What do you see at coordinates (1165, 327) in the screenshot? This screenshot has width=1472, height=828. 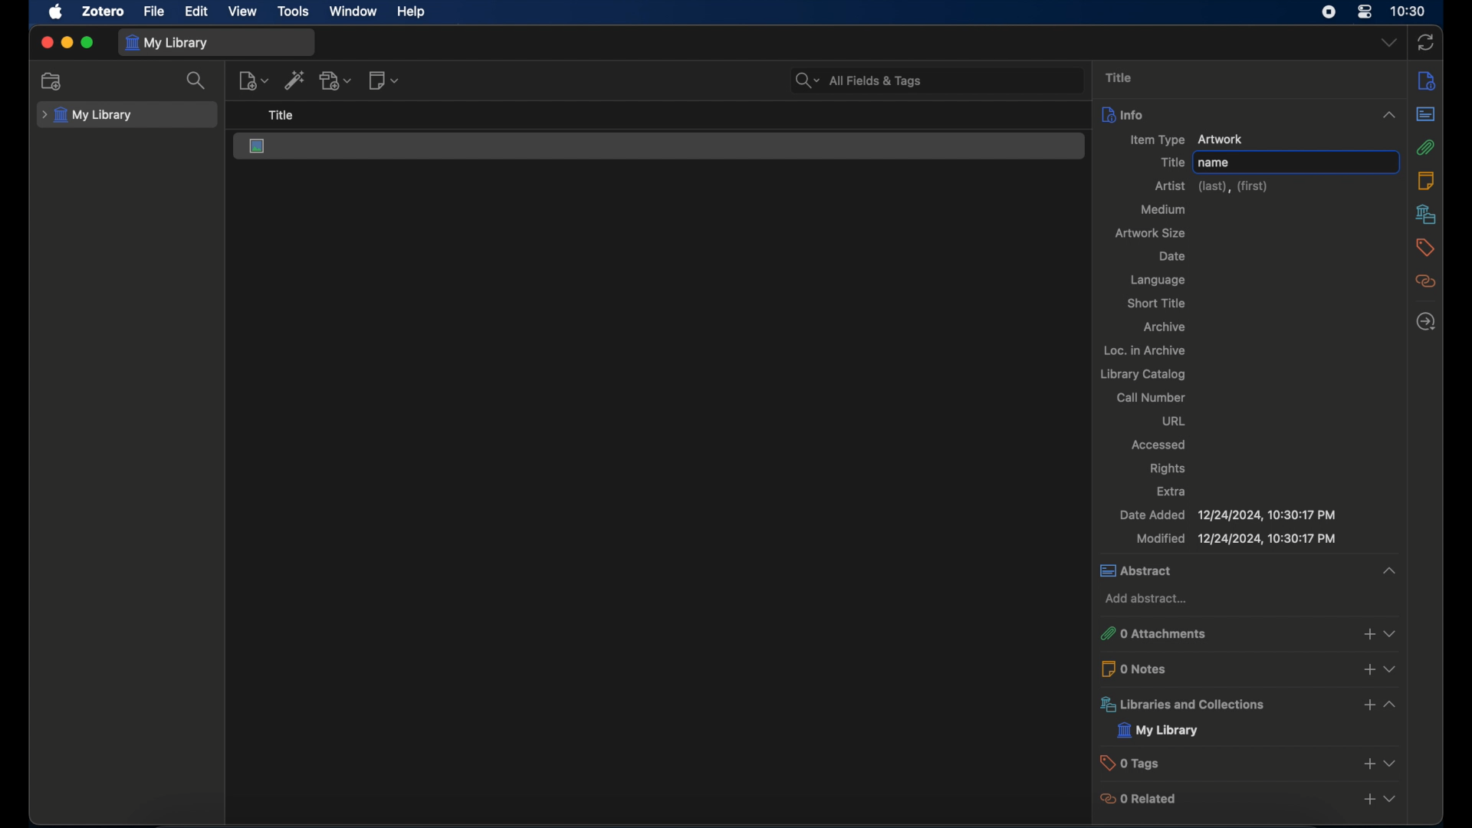 I see `archive` at bounding box center [1165, 327].